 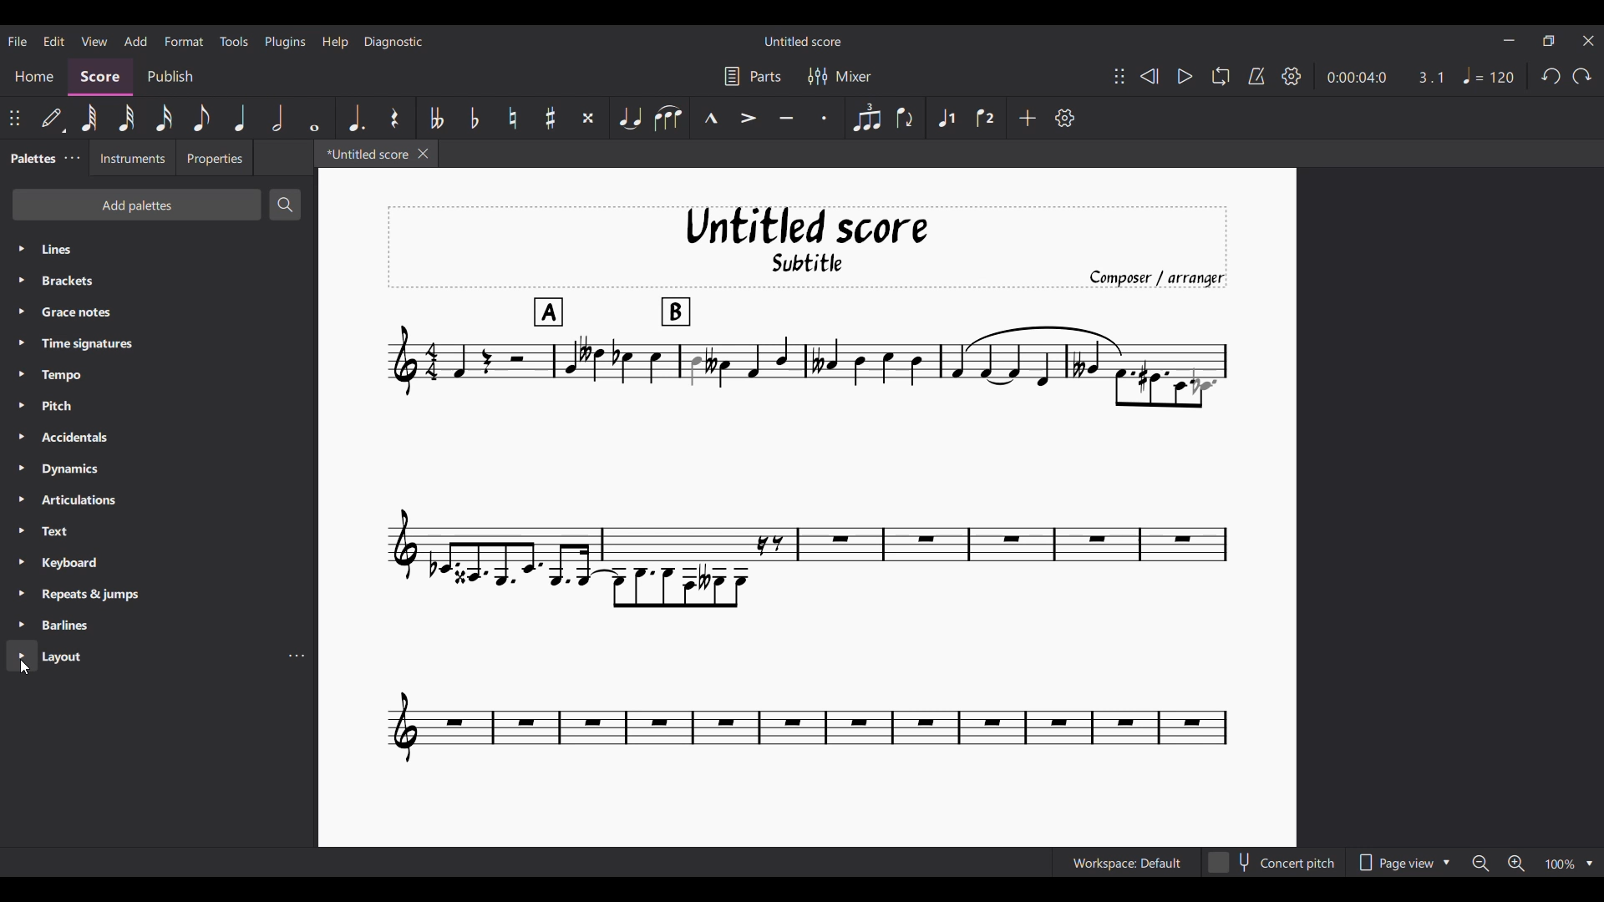 I want to click on Instruments, so click(x=131, y=158).